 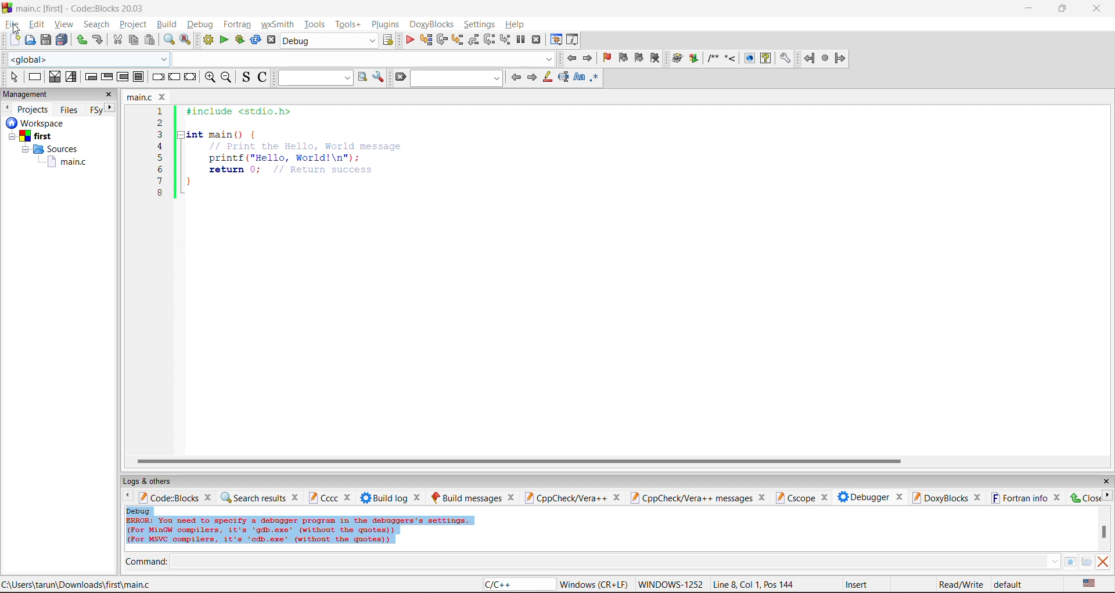 What do you see at coordinates (211, 78) in the screenshot?
I see `zoom in` at bounding box center [211, 78].